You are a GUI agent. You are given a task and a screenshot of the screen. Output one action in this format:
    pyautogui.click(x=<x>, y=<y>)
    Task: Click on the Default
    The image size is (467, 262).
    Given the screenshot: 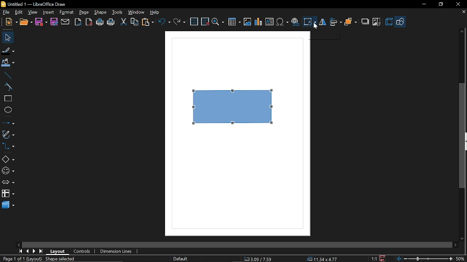 What is the action you would take?
    pyautogui.click(x=180, y=258)
    